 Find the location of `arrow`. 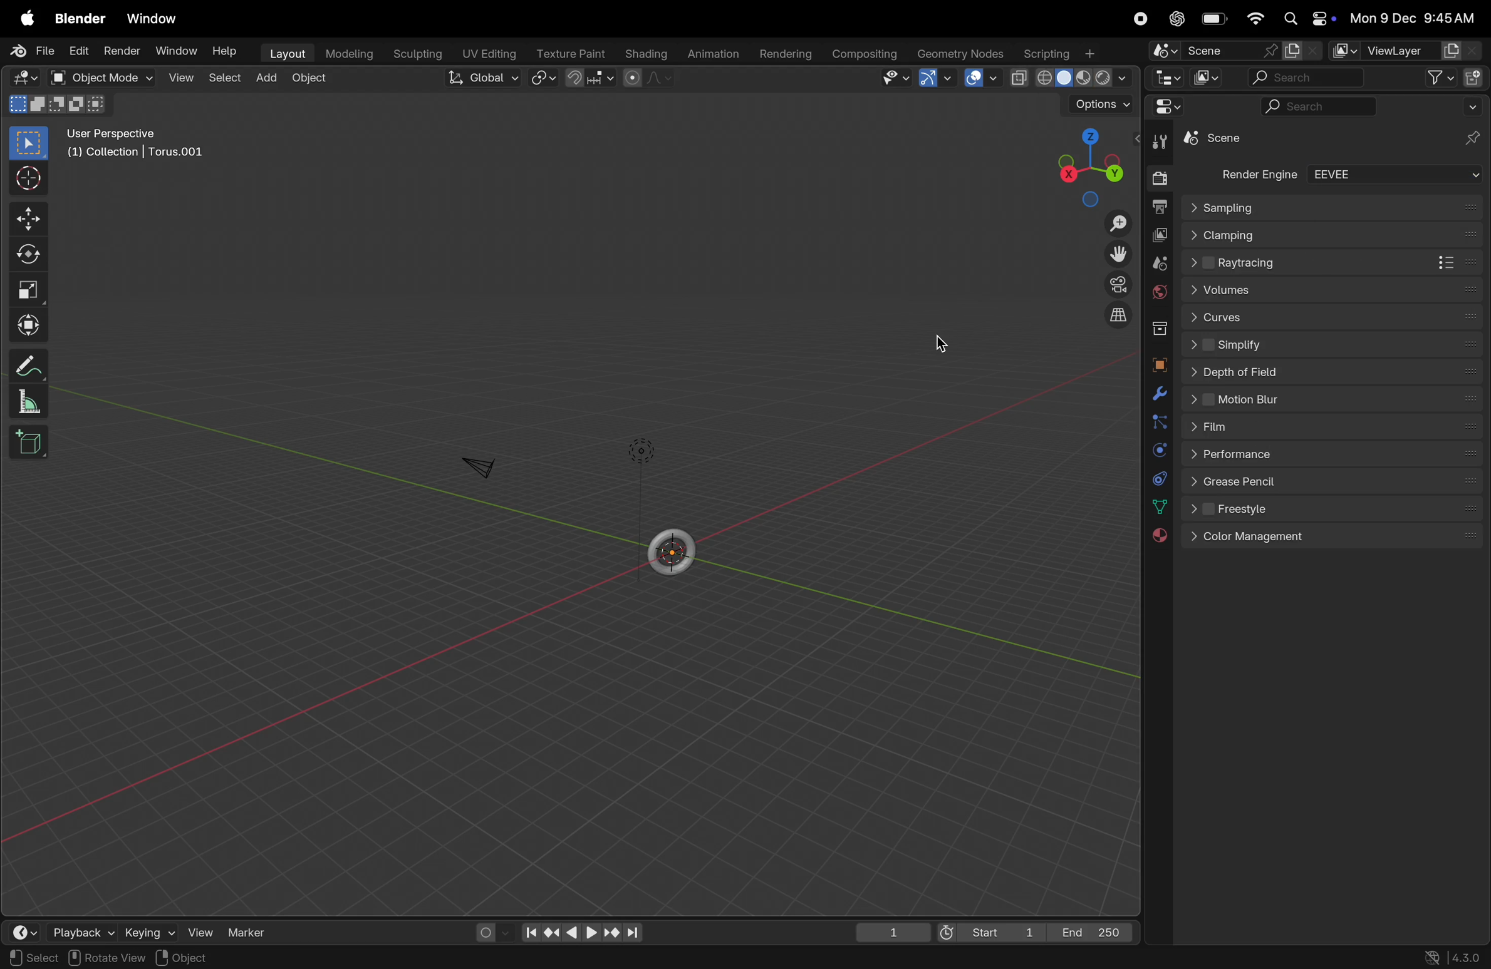

arrow is located at coordinates (935, 80).